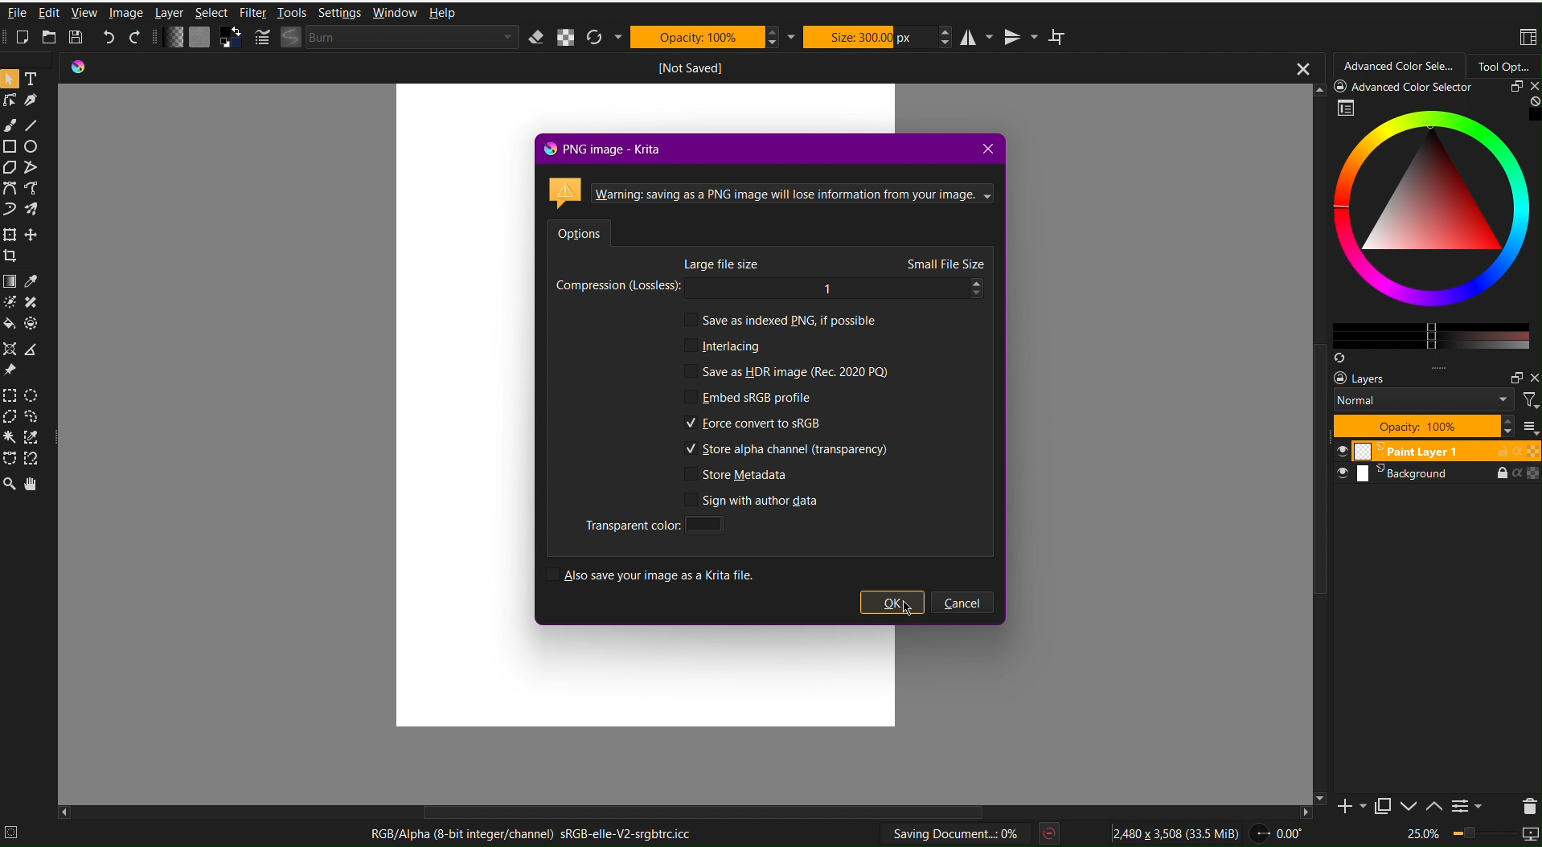  Describe the element at coordinates (167, 12) in the screenshot. I see `Layer` at that location.